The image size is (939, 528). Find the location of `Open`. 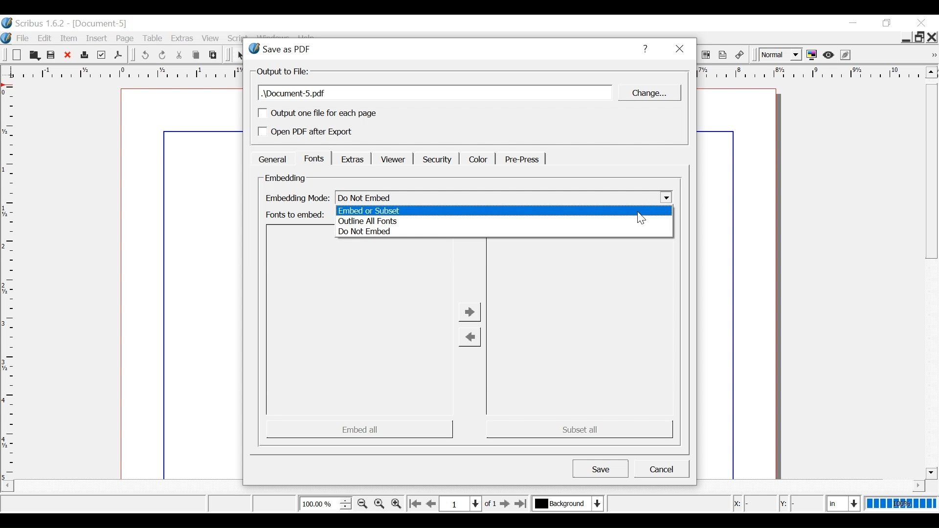

Open is located at coordinates (16, 55).